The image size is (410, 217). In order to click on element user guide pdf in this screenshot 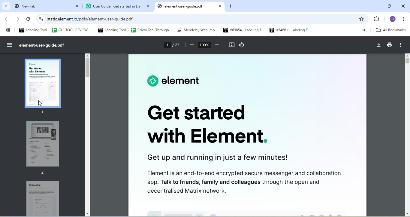, I will do `click(44, 46)`.